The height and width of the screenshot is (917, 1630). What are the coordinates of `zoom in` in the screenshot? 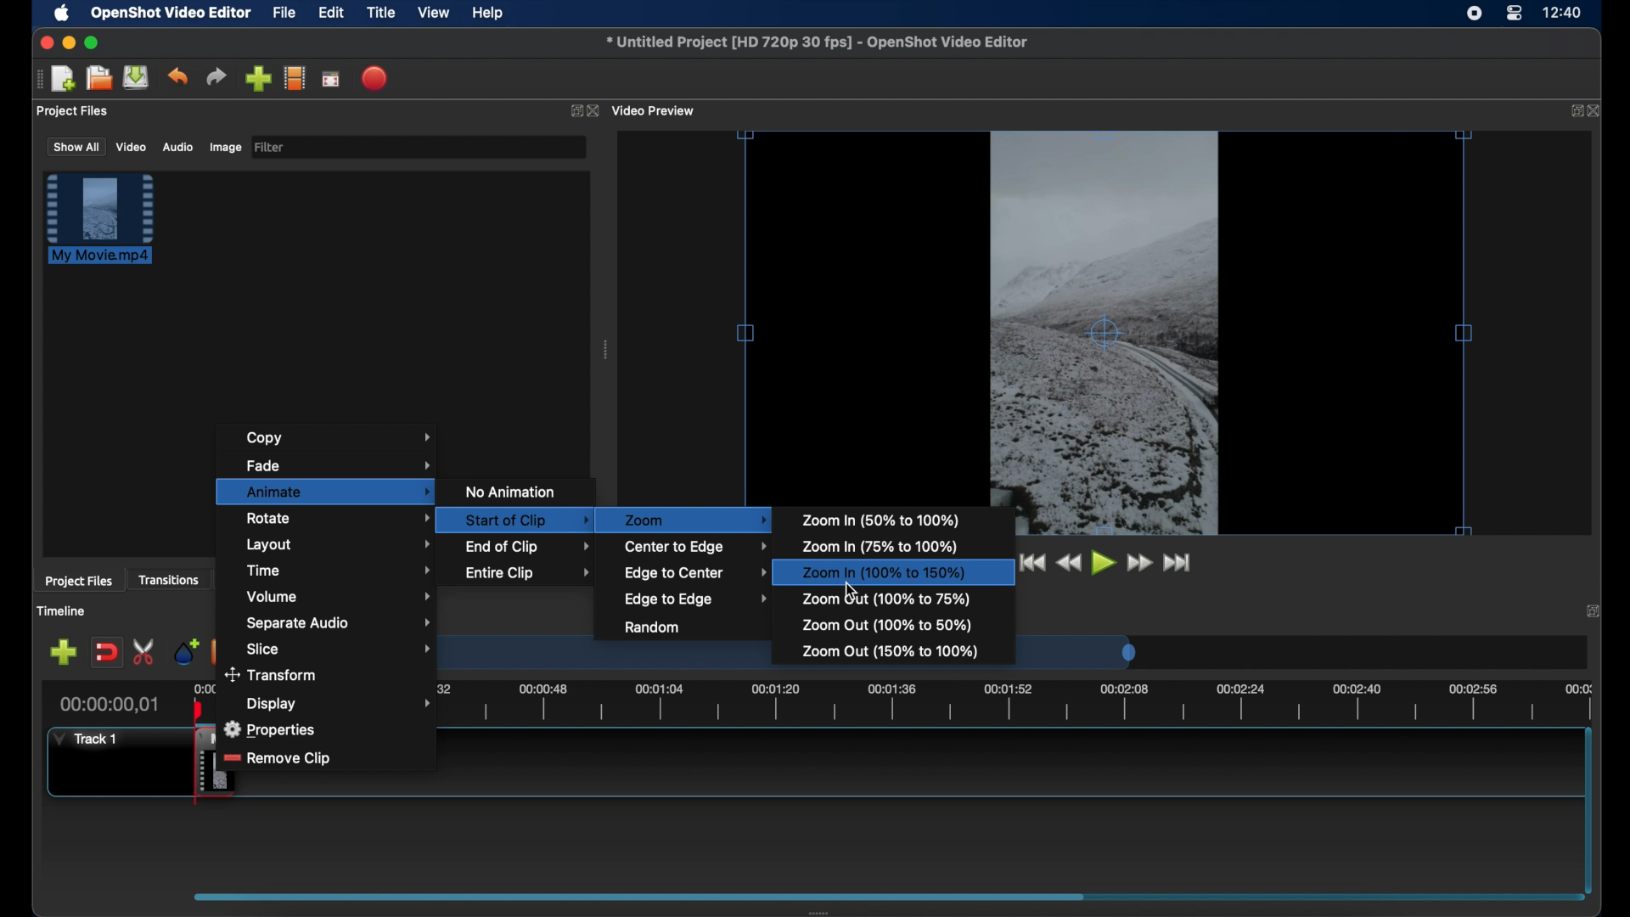 It's located at (880, 547).